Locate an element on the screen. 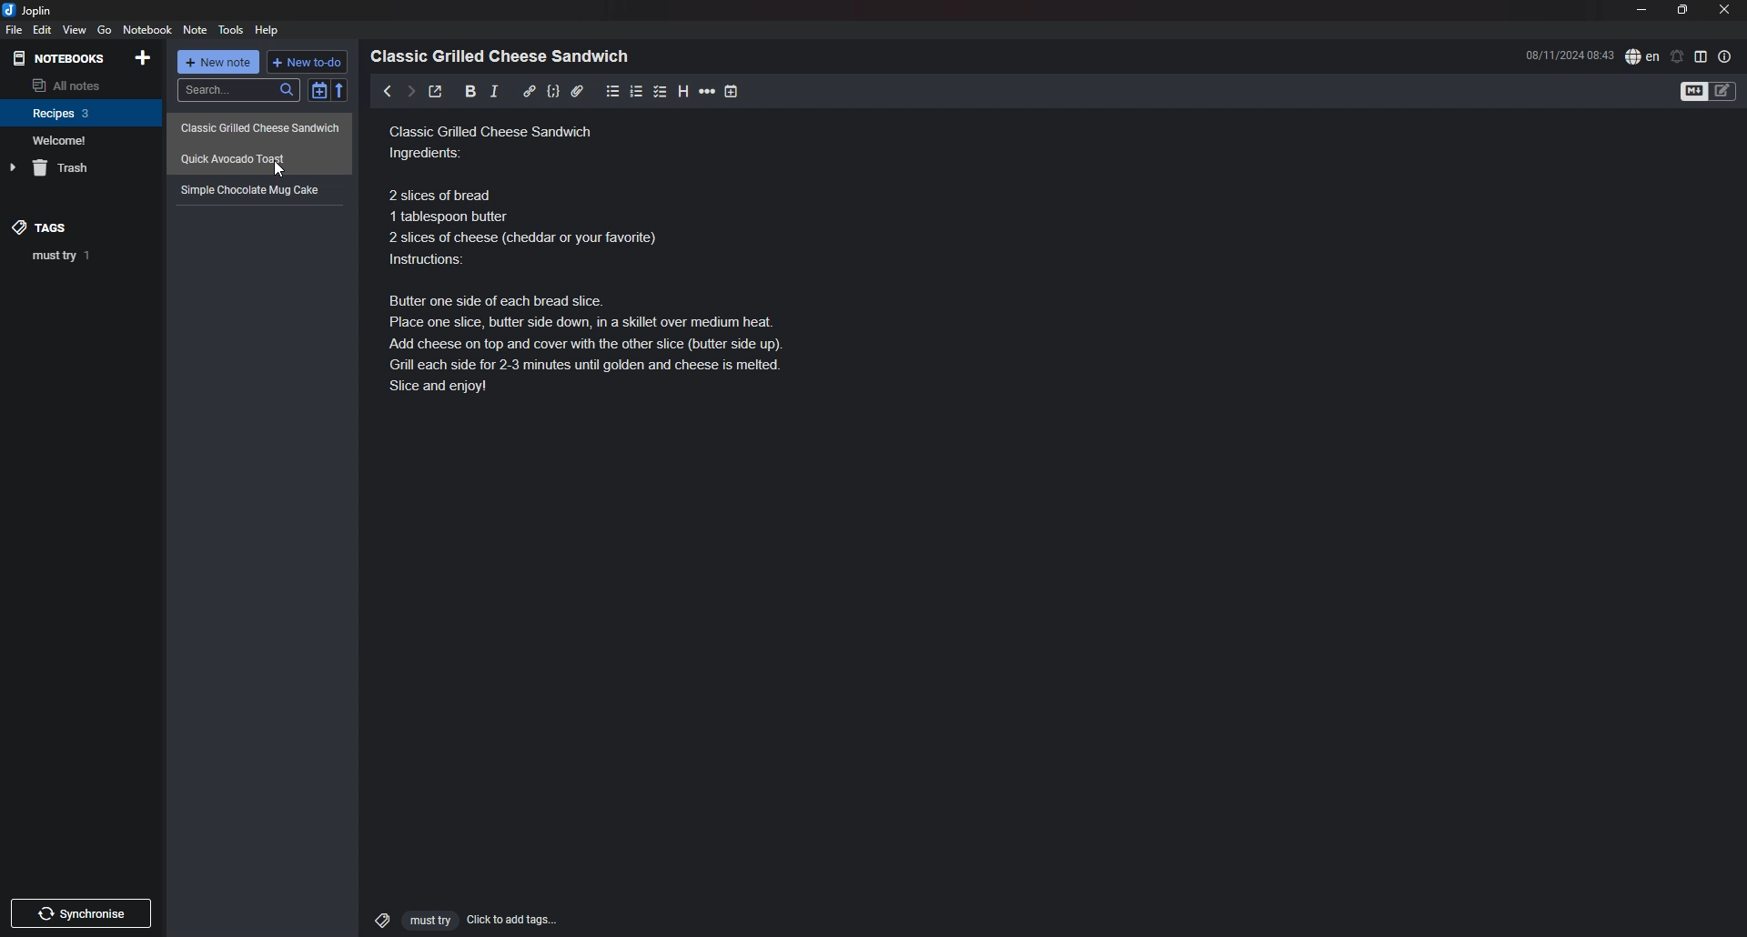 The width and height of the screenshot is (1747, 937). set alarm is located at coordinates (1678, 55).